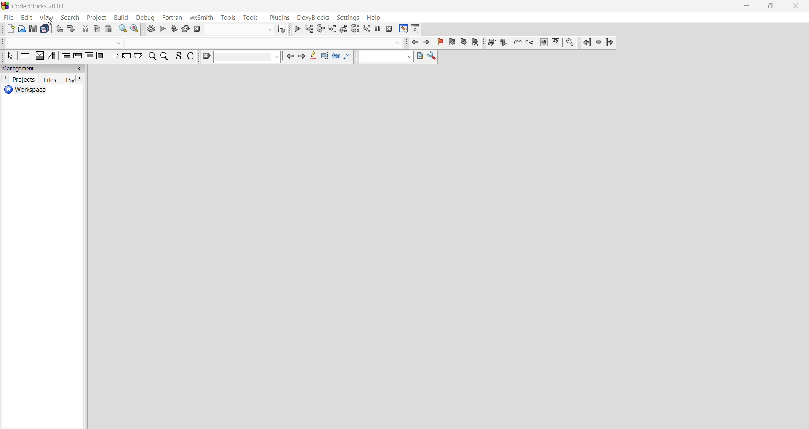  I want to click on save, so click(33, 30).